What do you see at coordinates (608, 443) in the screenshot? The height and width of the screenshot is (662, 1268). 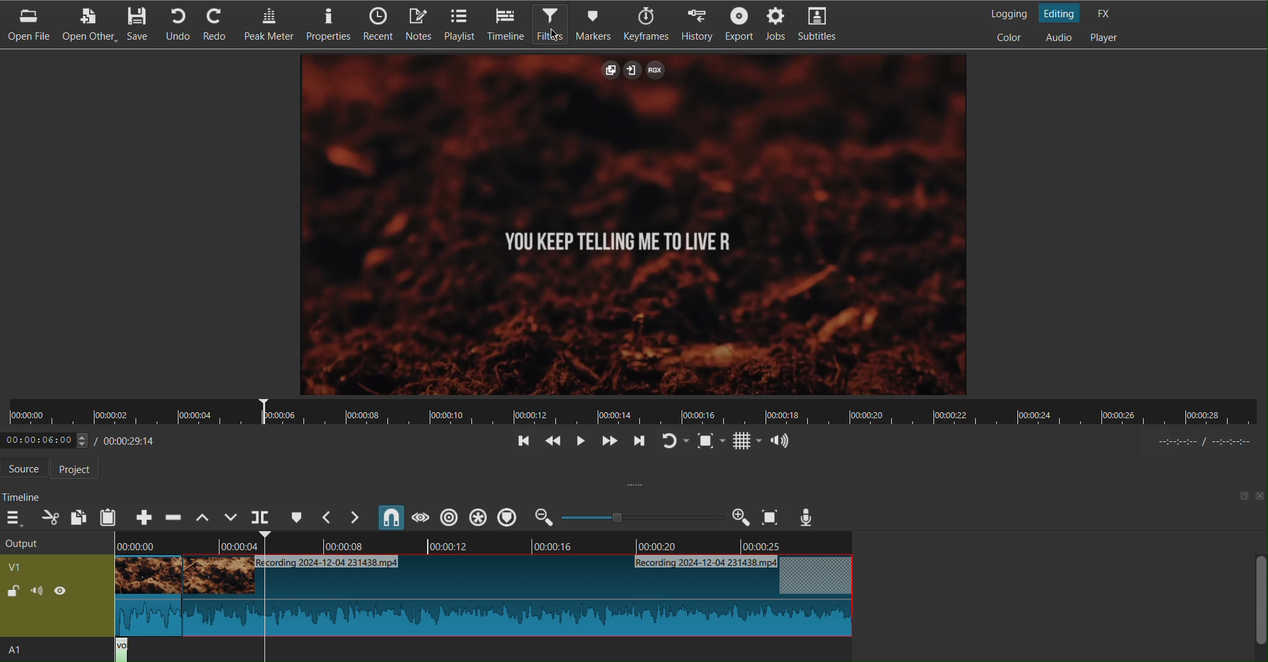 I see `Move Forwards` at bounding box center [608, 443].